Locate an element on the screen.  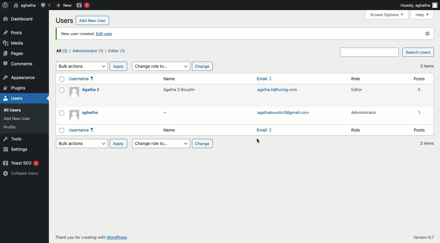
Thank you for creating with is located at coordinates (80, 237).